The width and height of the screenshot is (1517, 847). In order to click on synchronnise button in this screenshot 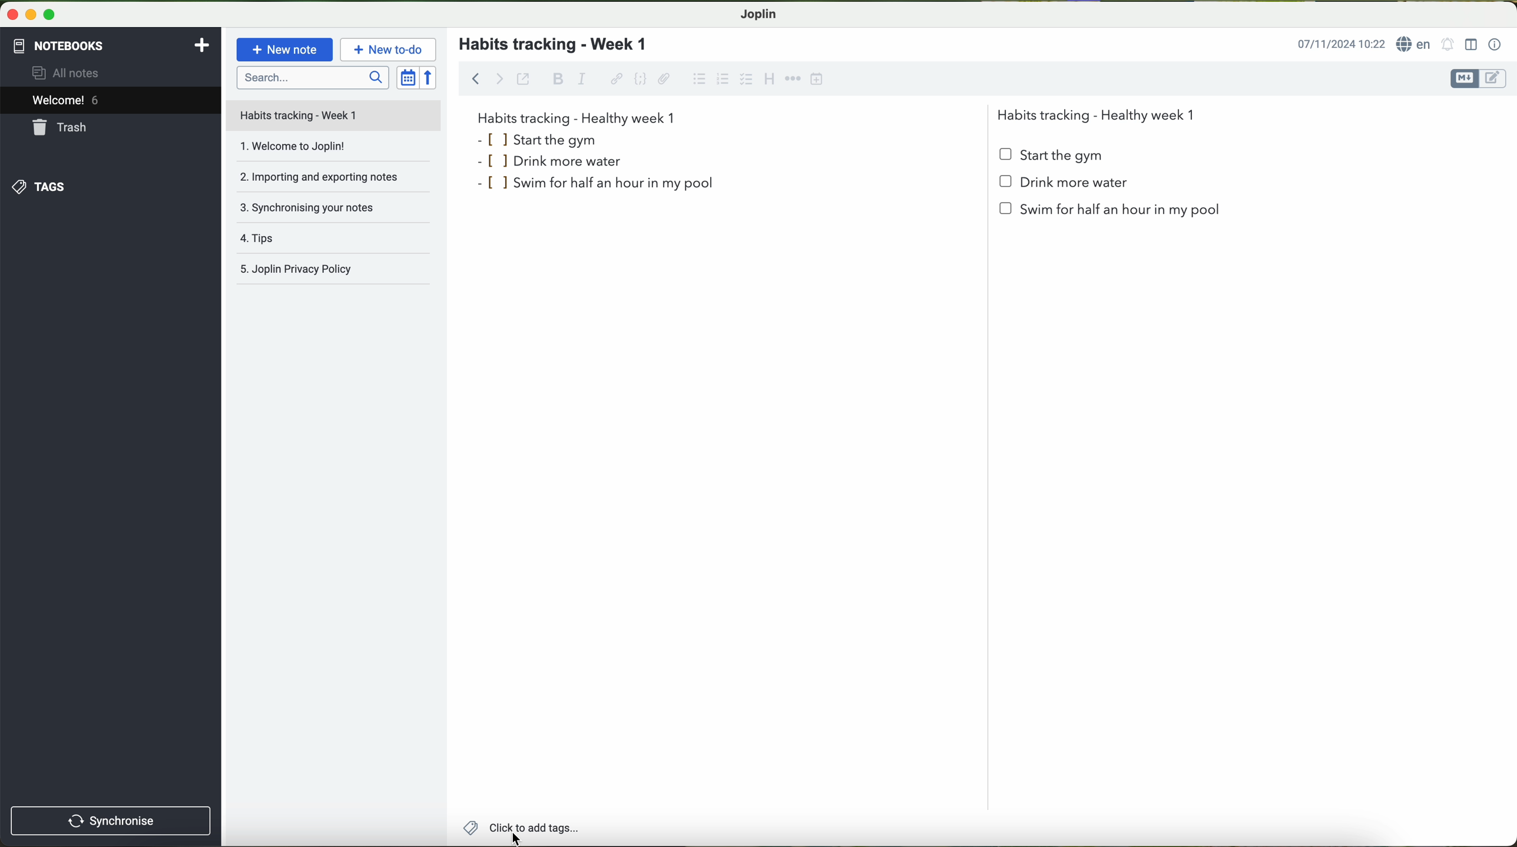, I will do `click(109, 822)`.